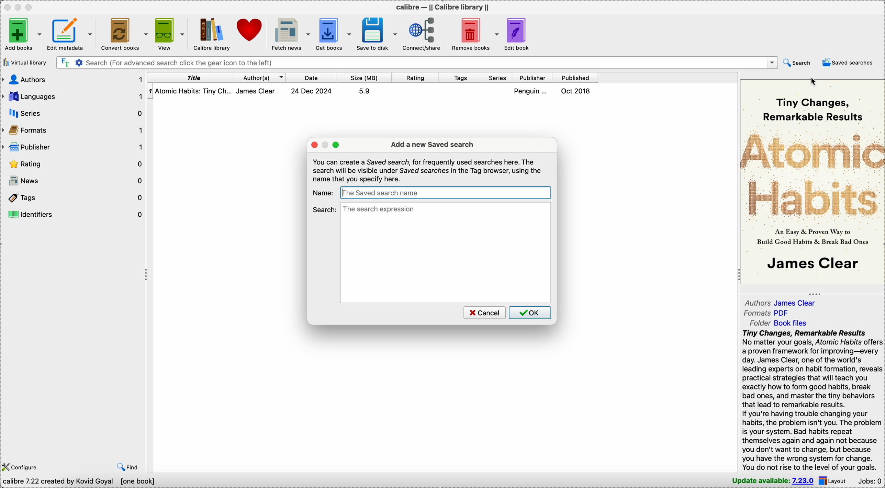 The width and height of the screenshot is (885, 488). What do you see at coordinates (73, 79) in the screenshot?
I see `authors` at bounding box center [73, 79].